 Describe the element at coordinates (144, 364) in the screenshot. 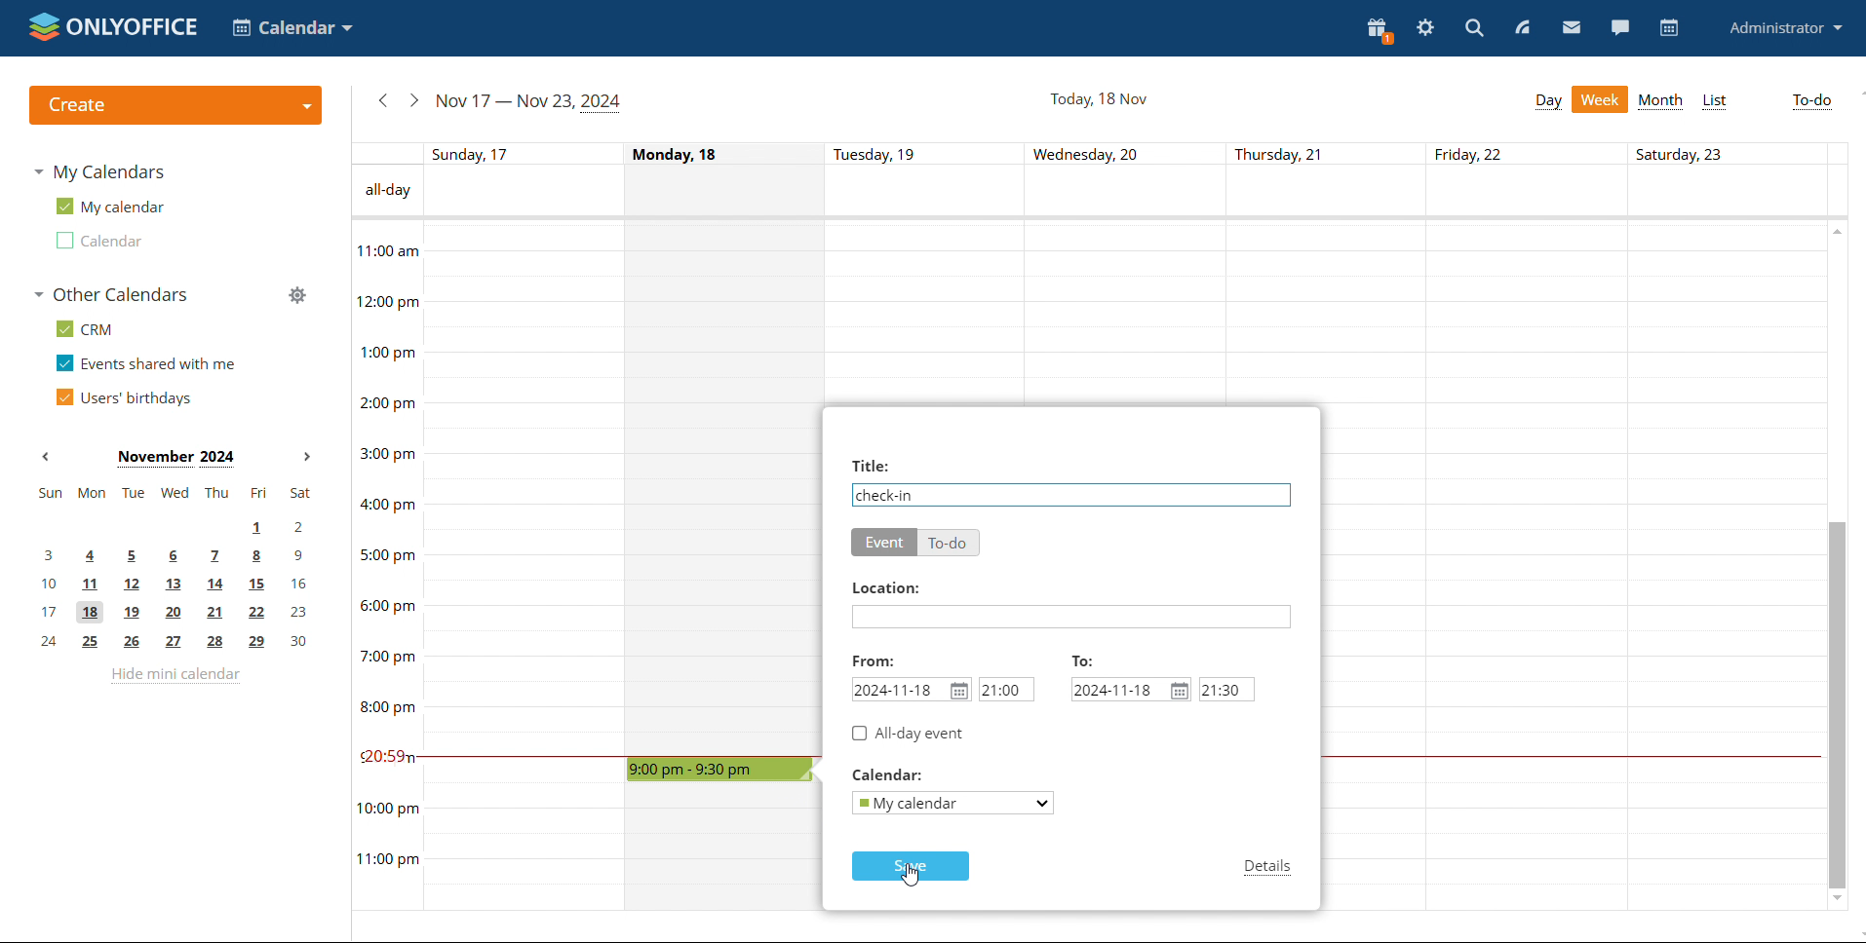

I see `events shared with me` at that location.